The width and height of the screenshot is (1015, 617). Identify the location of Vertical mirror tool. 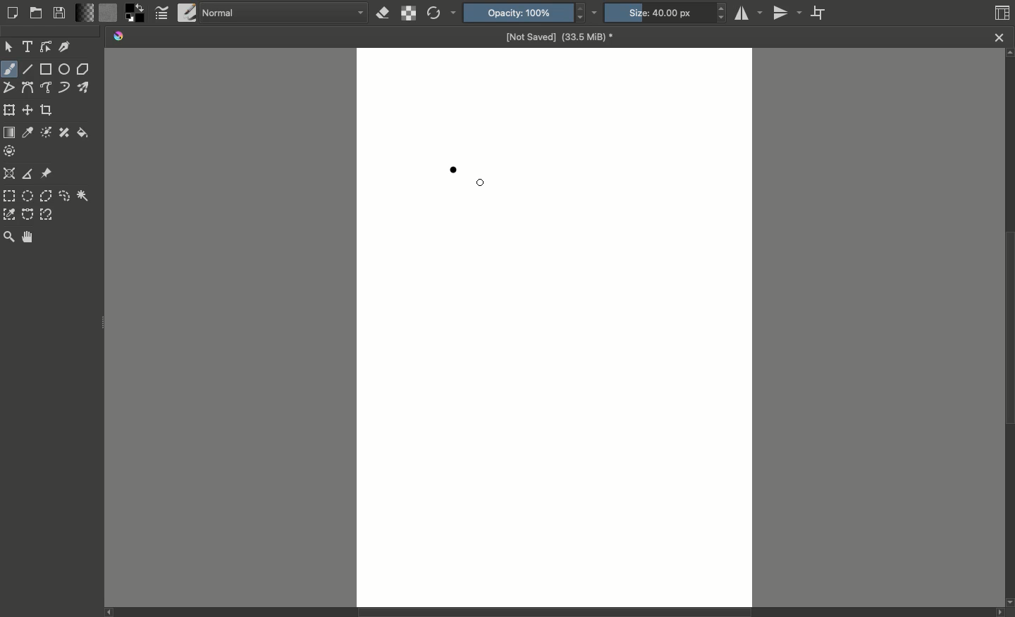
(789, 12).